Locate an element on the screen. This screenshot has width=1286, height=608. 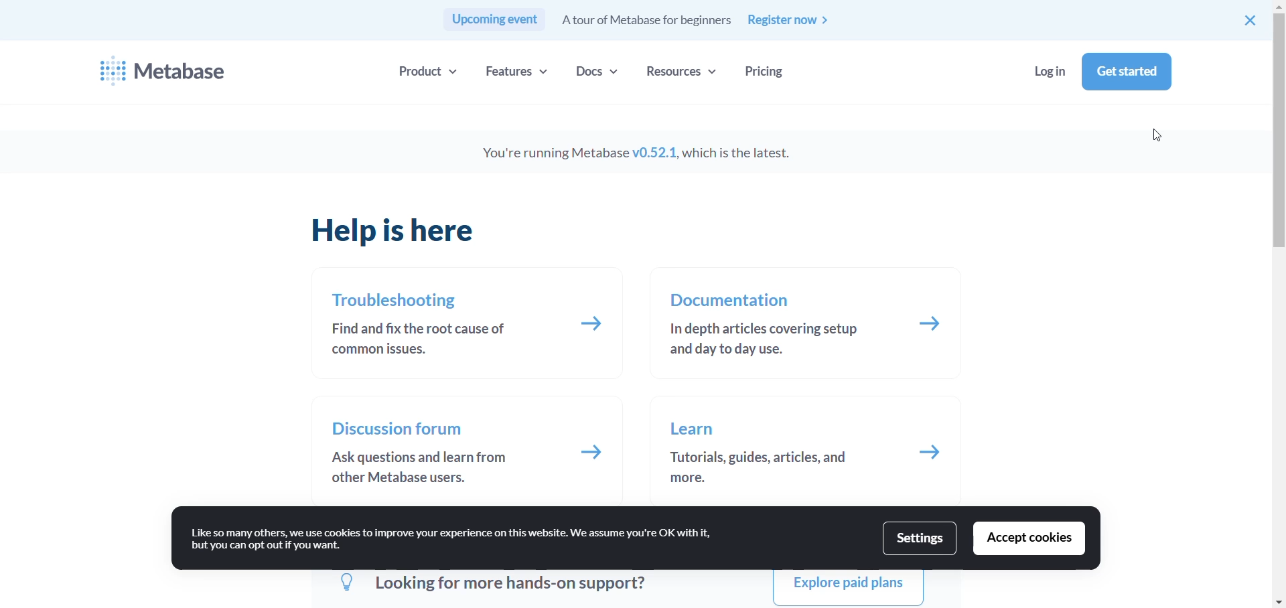
move down button is located at coordinates (1278, 604).